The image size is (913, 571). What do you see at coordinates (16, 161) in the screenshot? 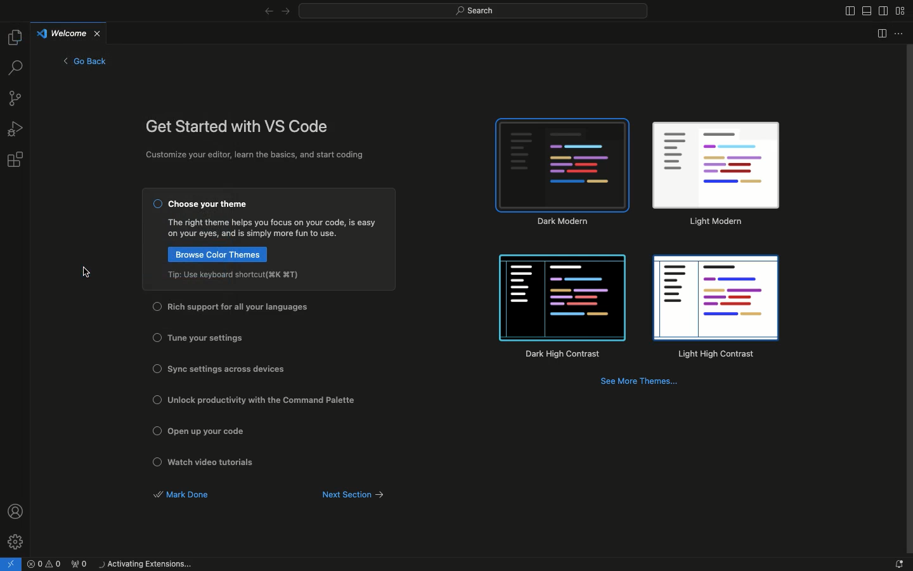
I see `Extensions` at bounding box center [16, 161].